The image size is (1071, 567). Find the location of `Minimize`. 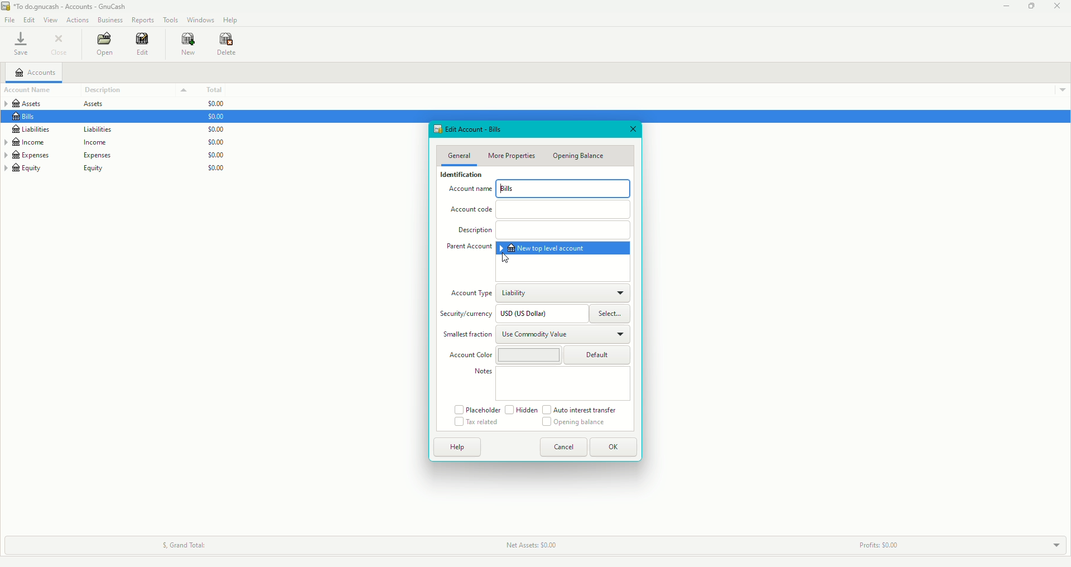

Minimize is located at coordinates (1004, 7).